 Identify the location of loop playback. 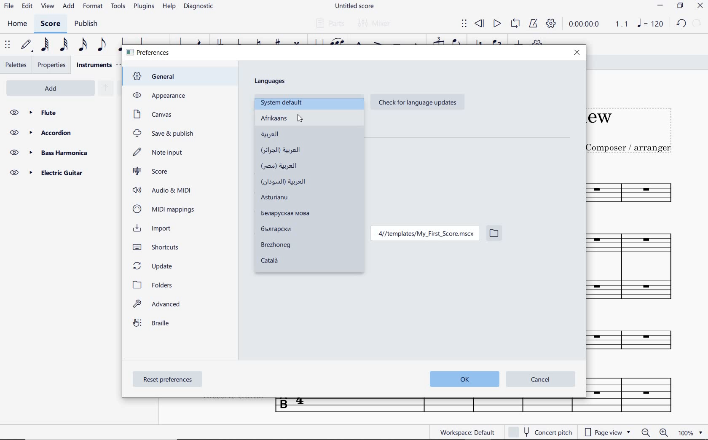
(516, 24).